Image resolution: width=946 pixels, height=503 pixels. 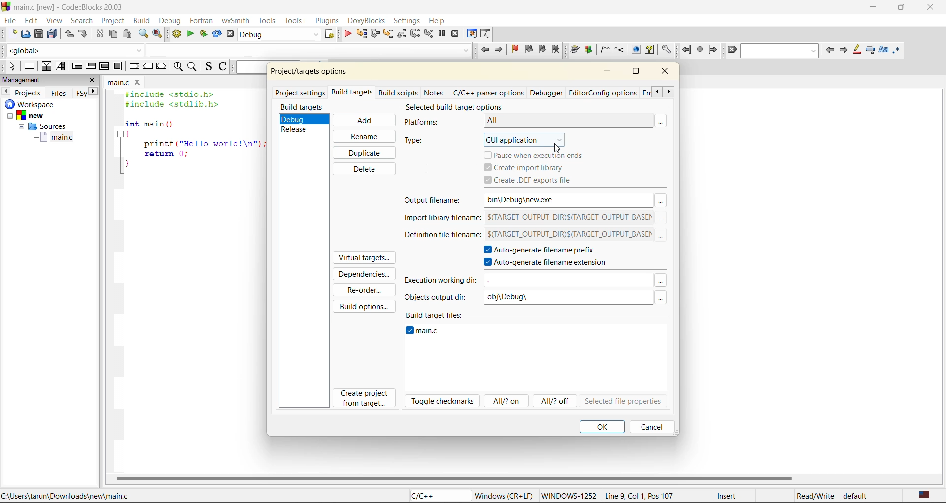 I want to click on jump back, so click(x=484, y=50).